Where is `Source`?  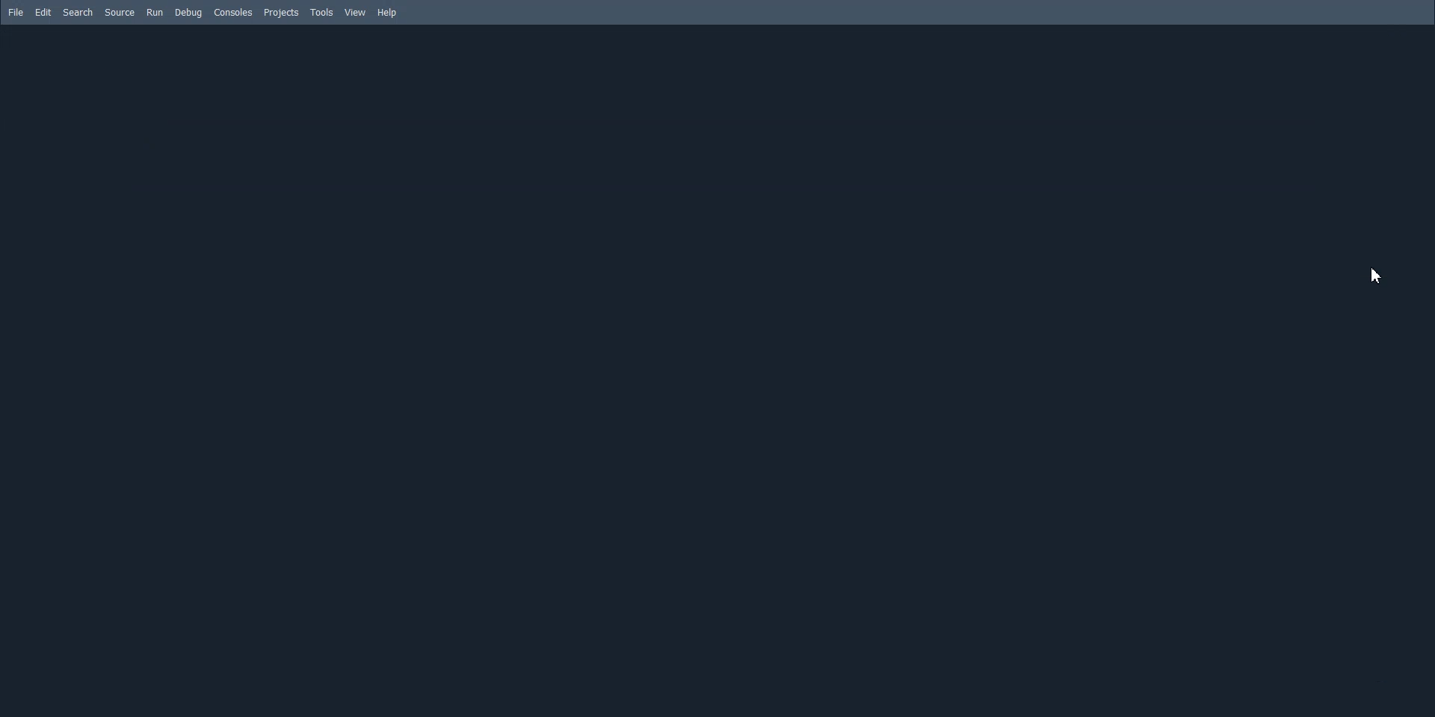 Source is located at coordinates (120, 13).